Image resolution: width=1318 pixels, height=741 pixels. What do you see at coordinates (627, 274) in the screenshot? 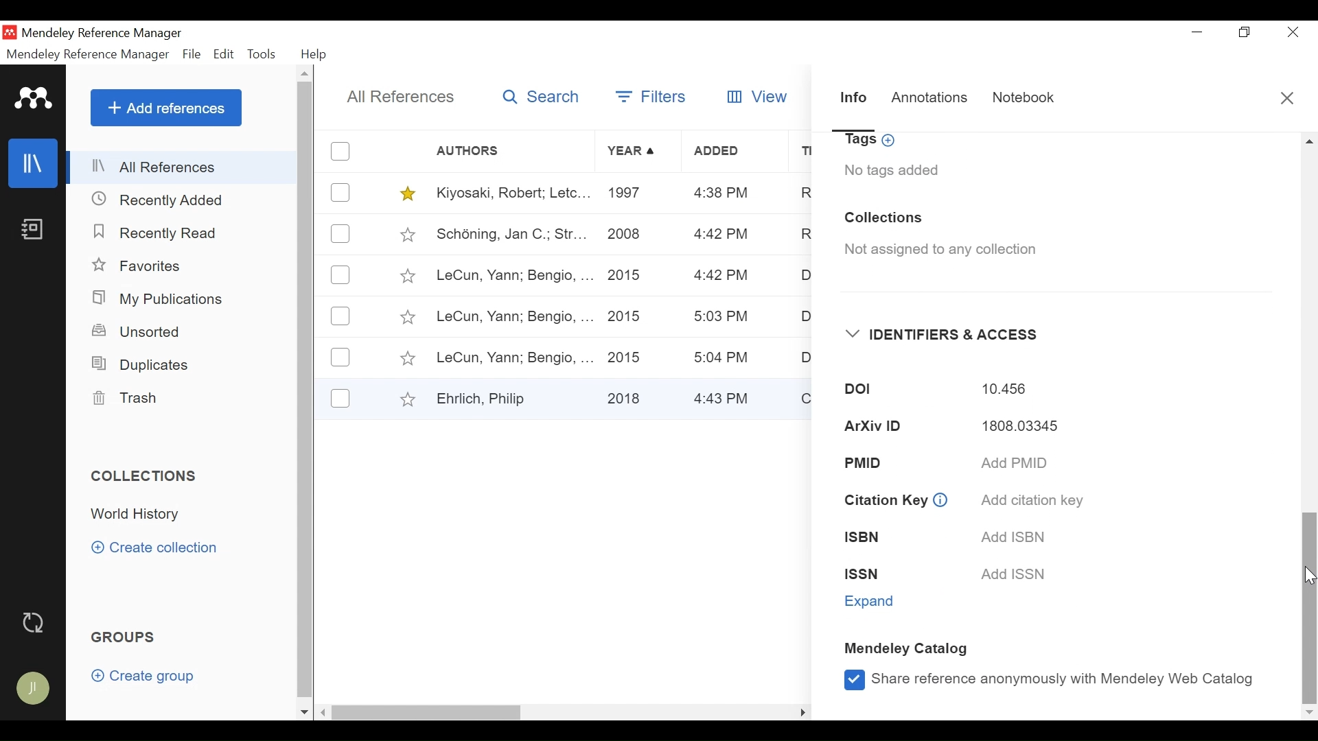
I see `2015` at bounding box center [627, 274].